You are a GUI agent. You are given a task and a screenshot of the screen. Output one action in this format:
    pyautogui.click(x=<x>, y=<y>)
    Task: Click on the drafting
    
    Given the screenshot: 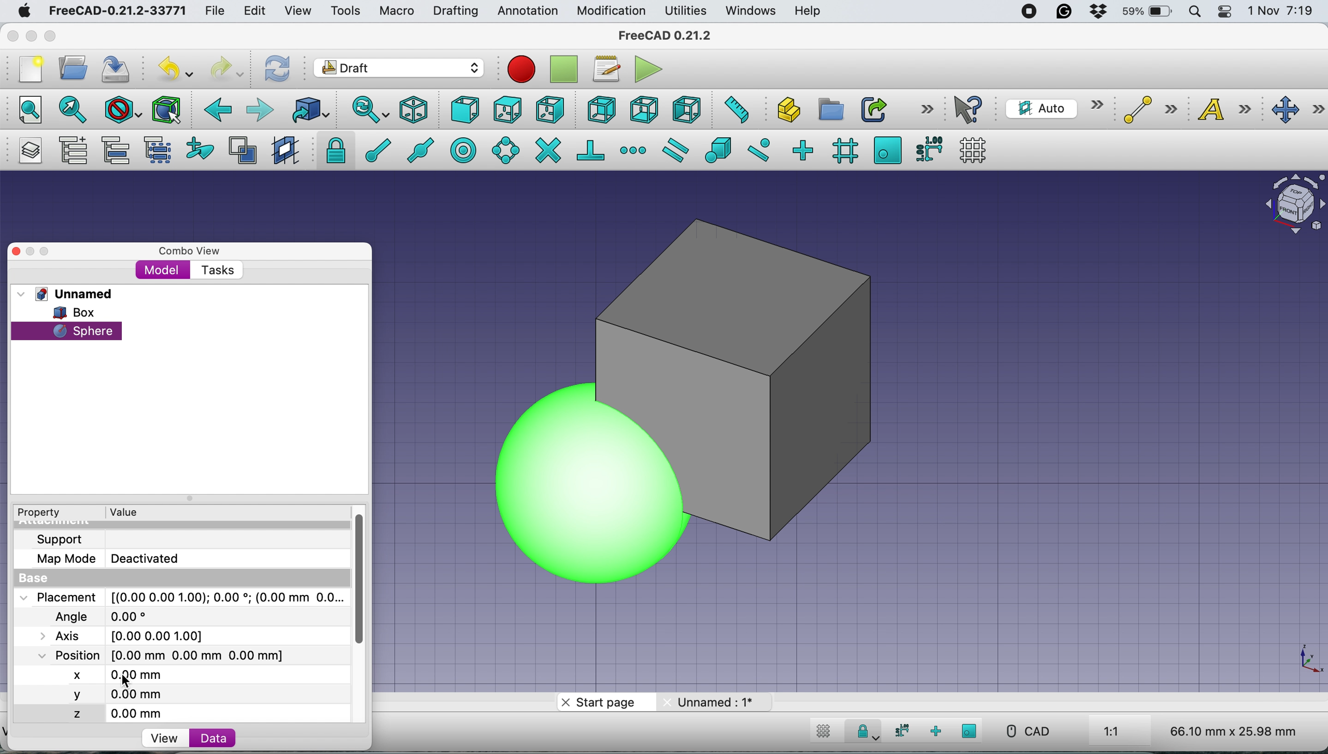 What is the action you would take?
    pyautogui.click(x=455, y=12)
    